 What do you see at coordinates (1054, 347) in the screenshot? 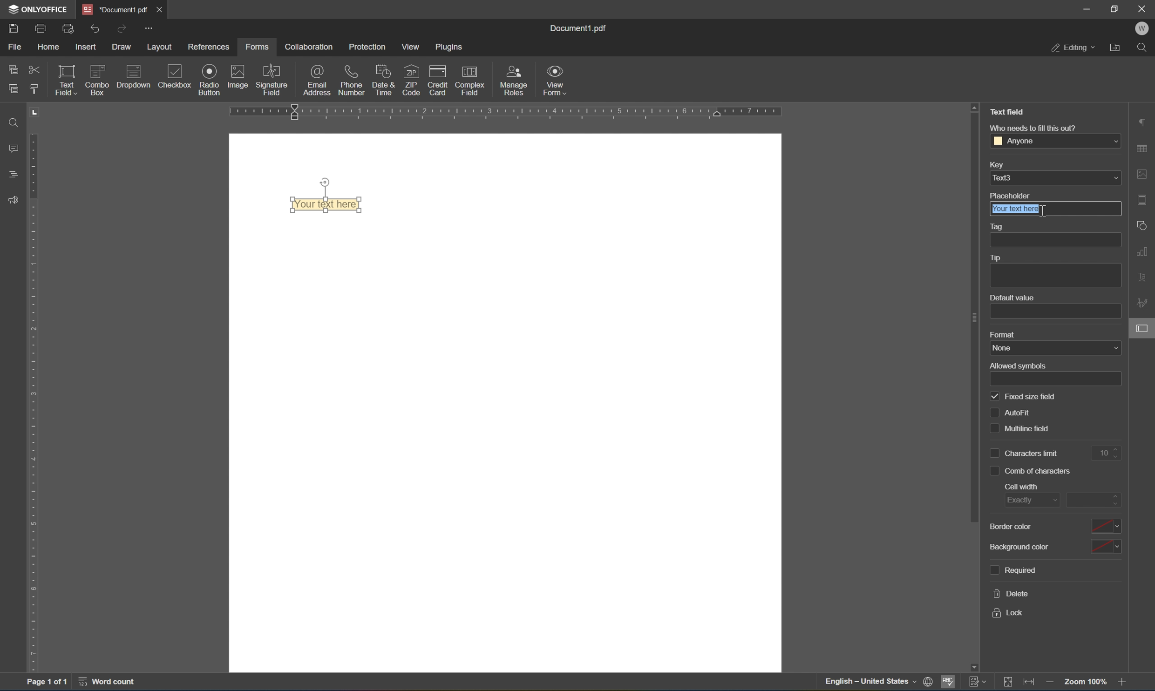
I see `name` at bounding box center [1054, 347].